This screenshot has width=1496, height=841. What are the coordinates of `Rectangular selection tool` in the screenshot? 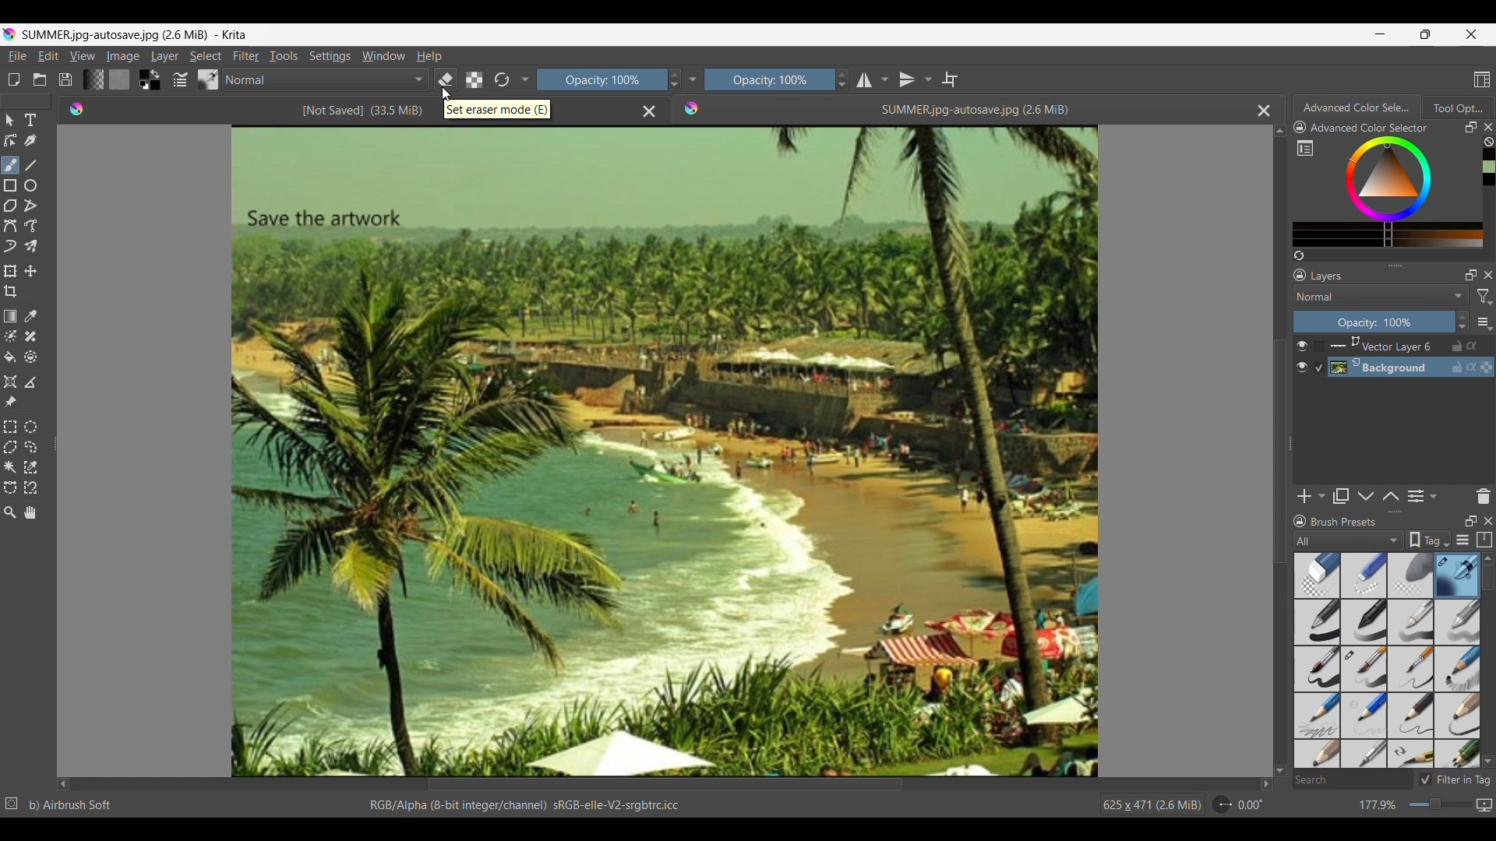 It's located at (9, 427).